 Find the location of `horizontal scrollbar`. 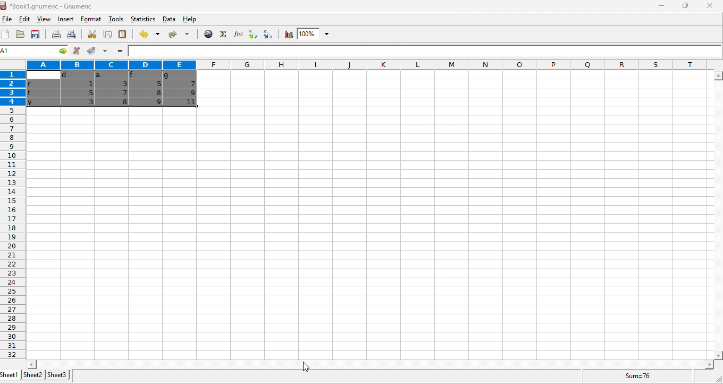

horizontal scrollbar is located at coordinates (718, 216).